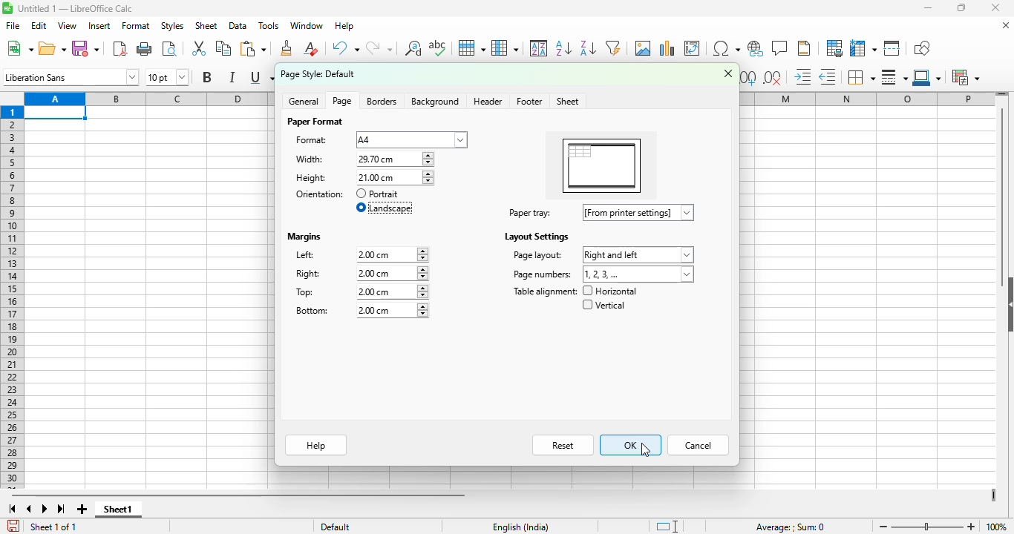 The image size is (1014, 534). I want to click on default, so click(336, 527).